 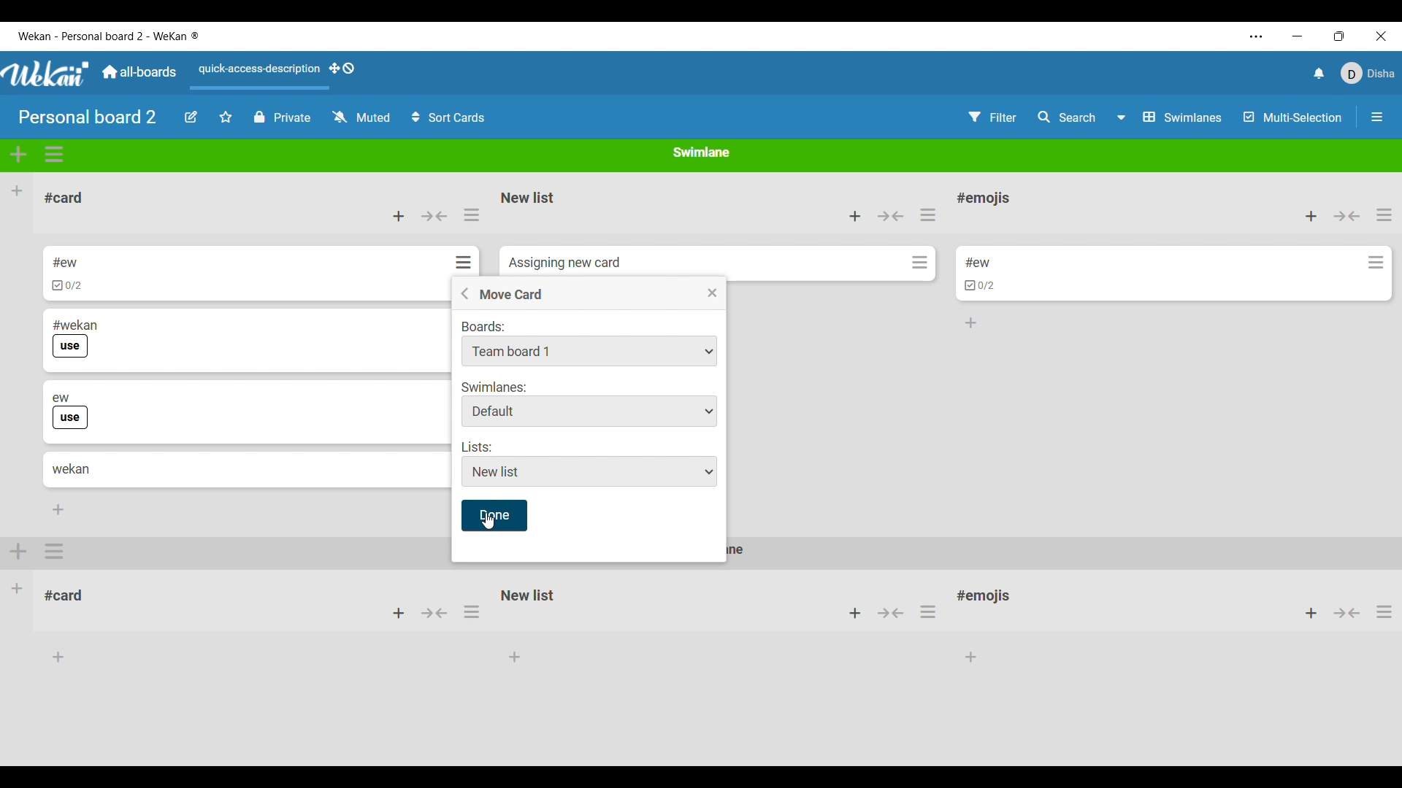 What do you see at coordinates (88, 116) in the screenshot?
I see `Board title` at bounding box center [88, 116].